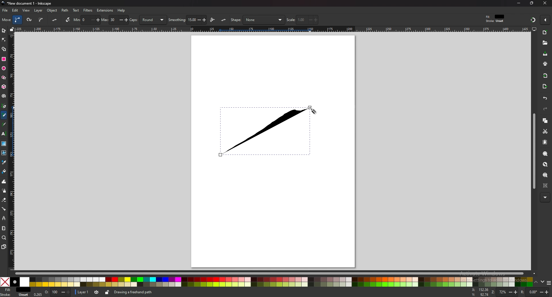 This screenshot has height=297, width=552. What do you see at coordinates (545, 175) in the screenshot?
I see `zoom page` at bounding box center [545, 175].